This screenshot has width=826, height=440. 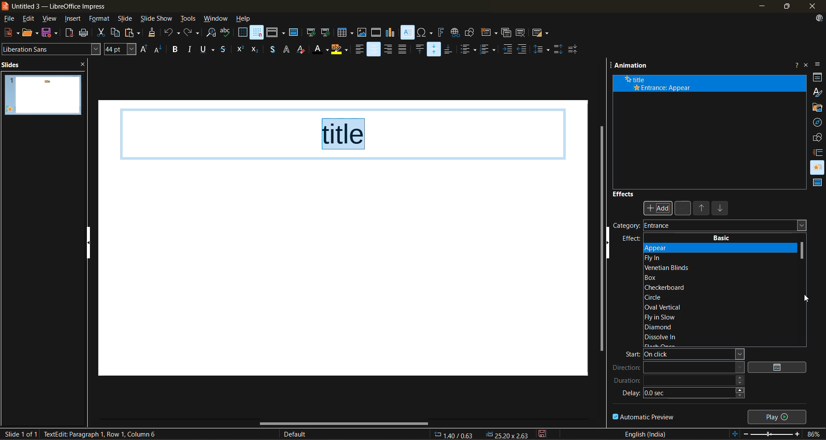 I want to click on align bottom, so click(x=450, y=49).